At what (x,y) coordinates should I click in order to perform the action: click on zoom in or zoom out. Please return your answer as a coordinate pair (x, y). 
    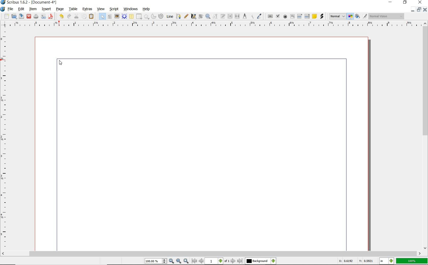
    Looking at the image, I should click on (208, 17).